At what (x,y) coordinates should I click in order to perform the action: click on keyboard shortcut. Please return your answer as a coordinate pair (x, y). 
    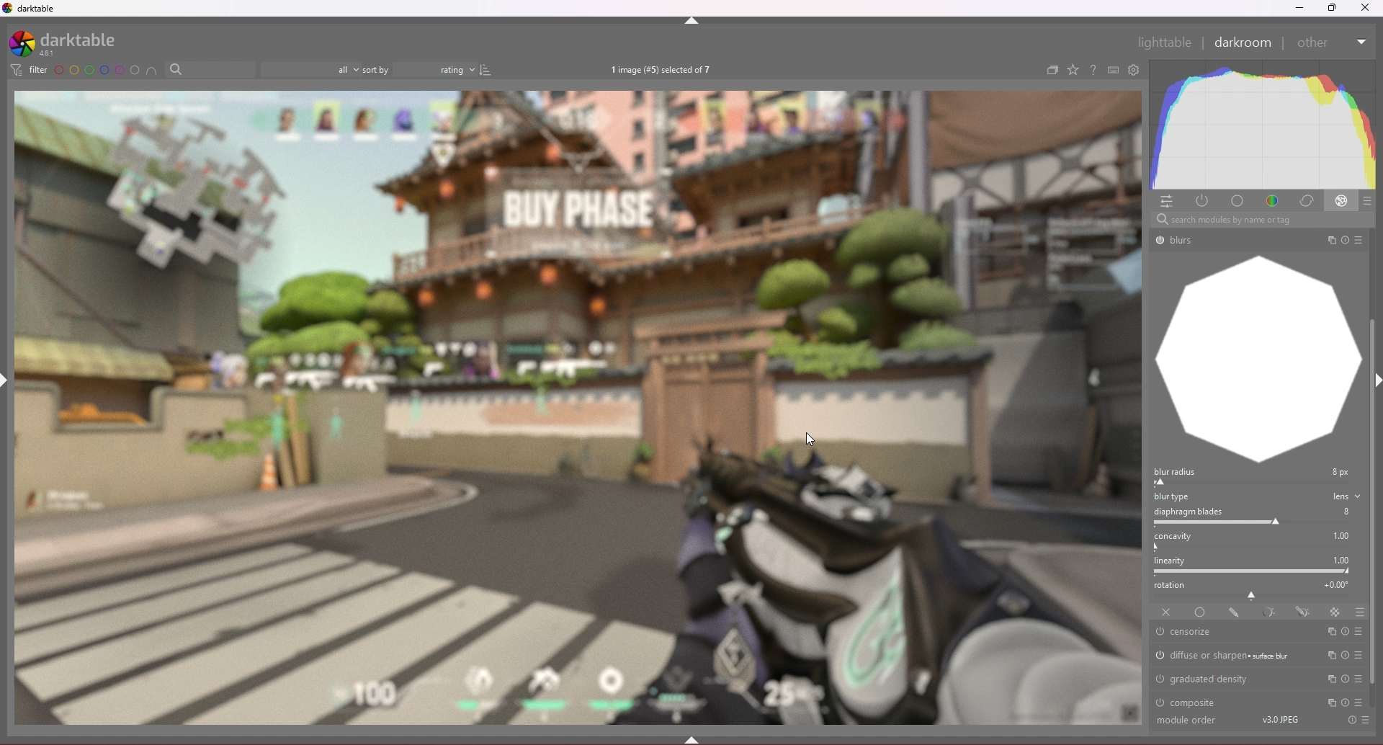
    Looking at the image, I should click on (1114, 70).